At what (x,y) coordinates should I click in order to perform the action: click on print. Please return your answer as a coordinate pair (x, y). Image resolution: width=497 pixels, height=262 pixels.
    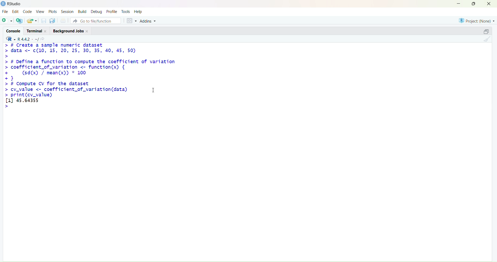
    Looking at the image, I should click on (63, 20).